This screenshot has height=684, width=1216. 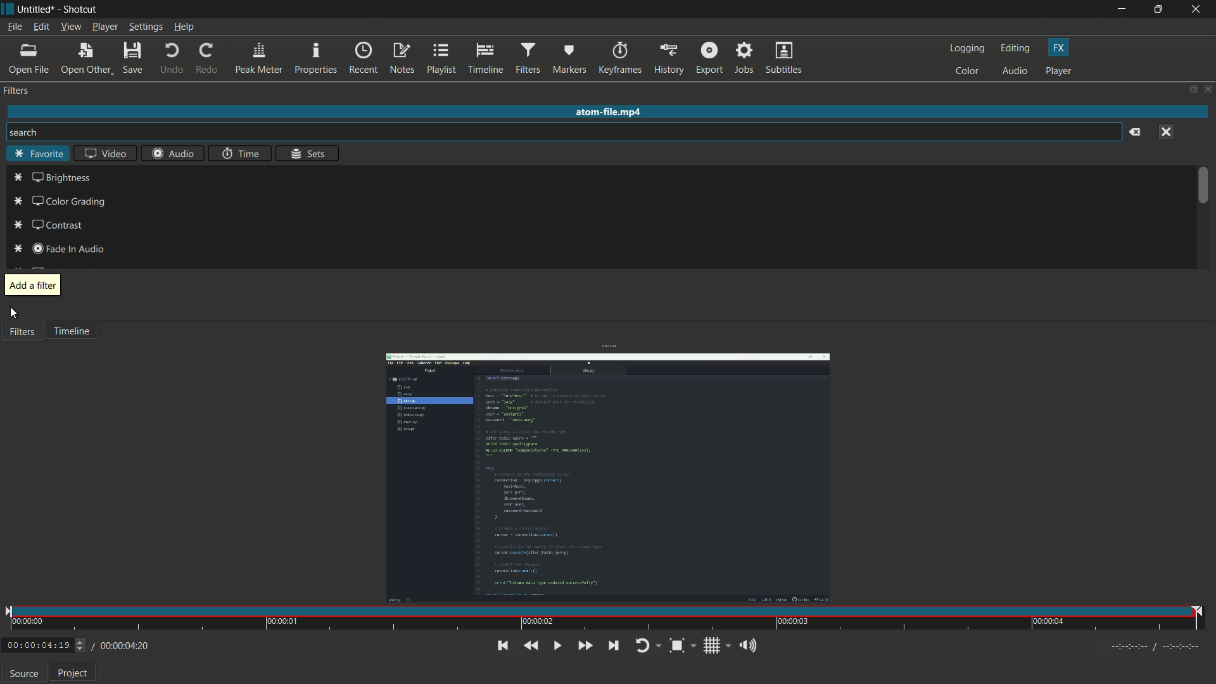 What do you see at coordinates (104, 153) in the screenshot?
I see `video` at bounding box center [104, 153].